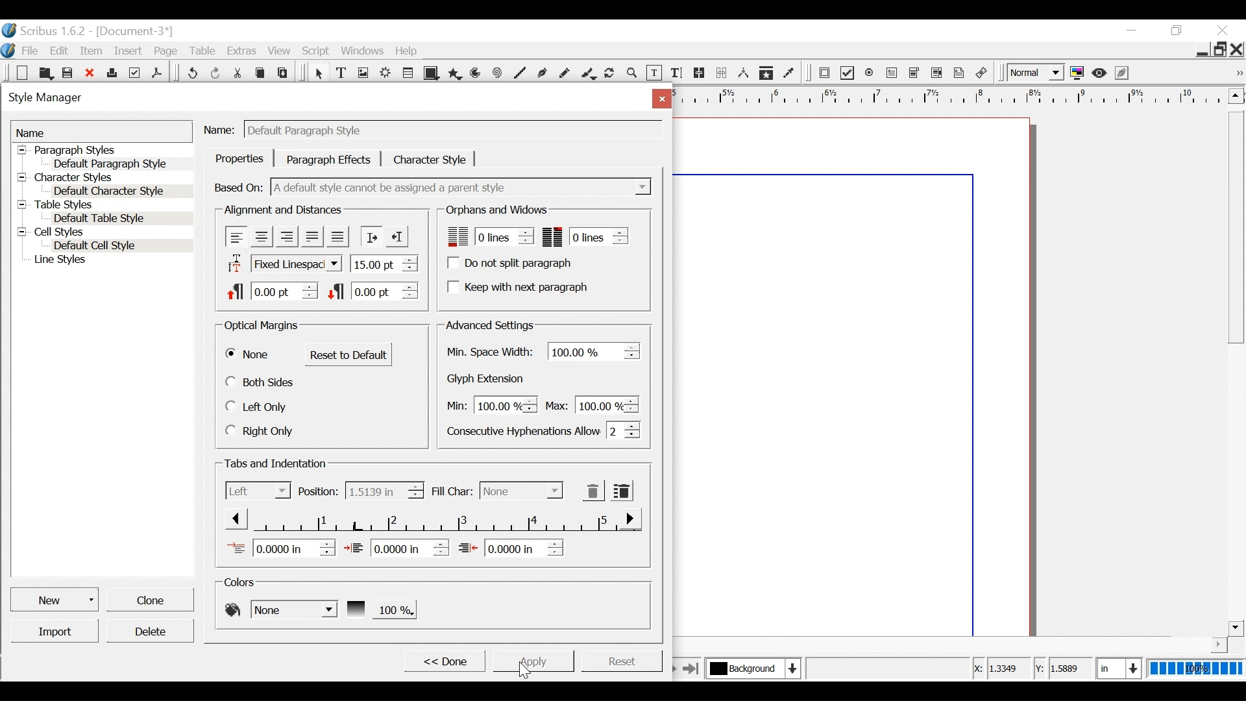 This screenshot has width=1246, height=701. Describe the element at coordinates (544, 430) in the screenshot. I see `Consecutive Hyphenations allow` at that location.